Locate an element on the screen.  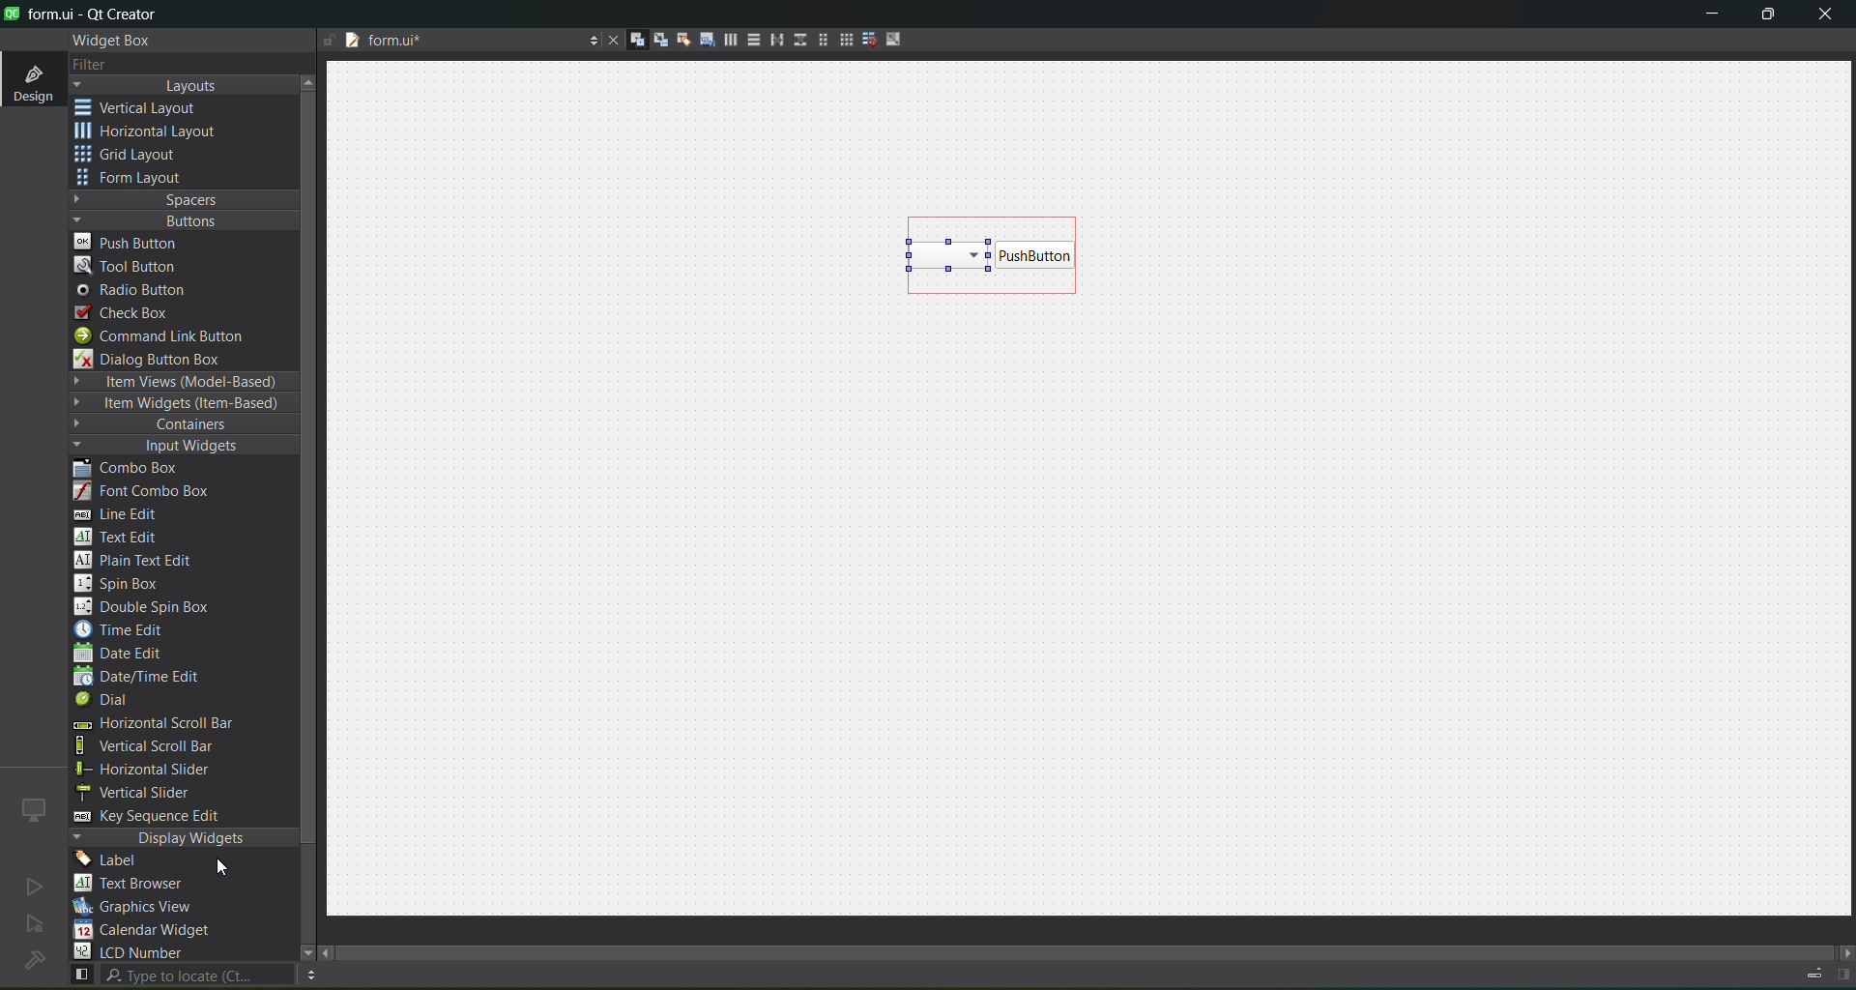
horizontal splitter is located at coordinates (771, 41).